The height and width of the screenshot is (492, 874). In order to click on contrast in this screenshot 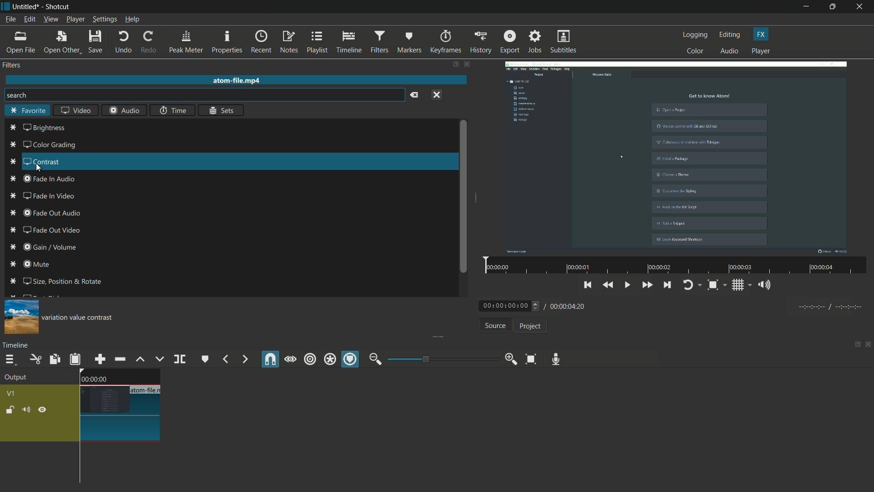, I will do `click(32, 161)`.